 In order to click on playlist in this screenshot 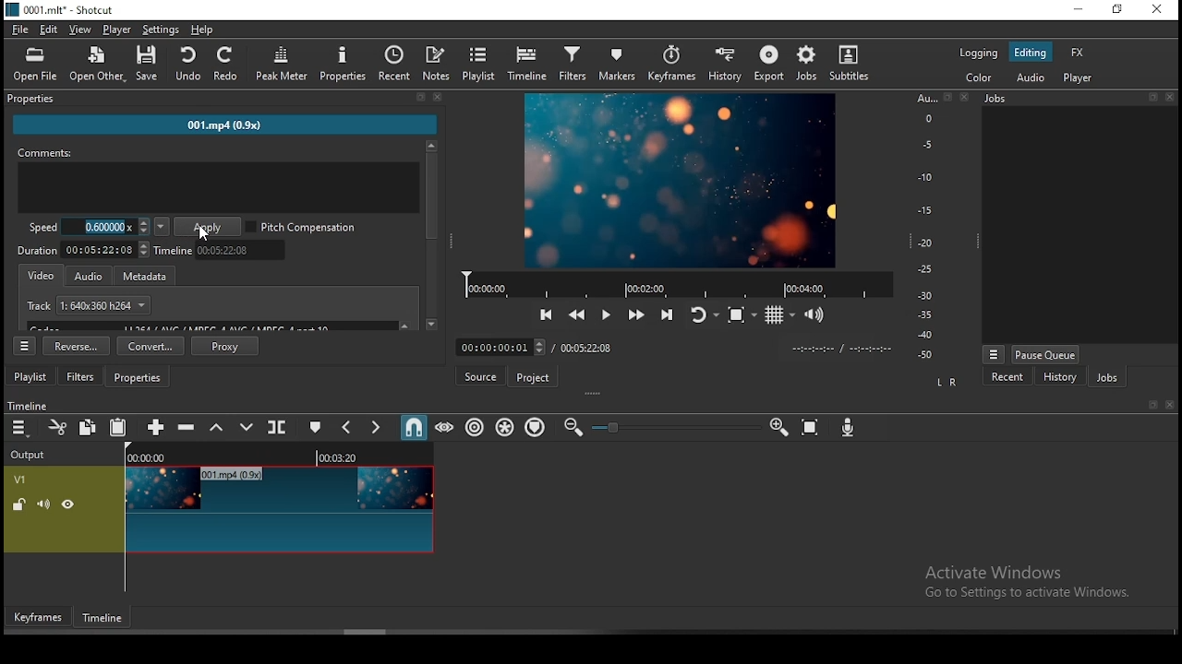, I will do `click(31, 375)`.